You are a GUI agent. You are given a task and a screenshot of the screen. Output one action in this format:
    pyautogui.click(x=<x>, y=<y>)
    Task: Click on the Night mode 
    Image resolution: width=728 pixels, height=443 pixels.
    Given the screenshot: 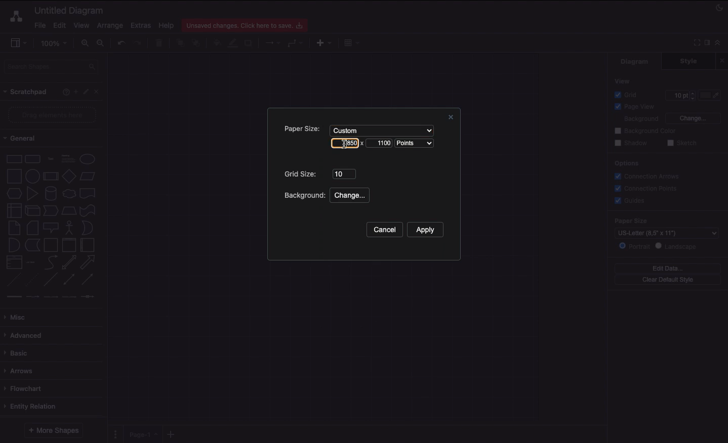 What is the action you would take?
    pyautogui.click(x=720, y=7)
    